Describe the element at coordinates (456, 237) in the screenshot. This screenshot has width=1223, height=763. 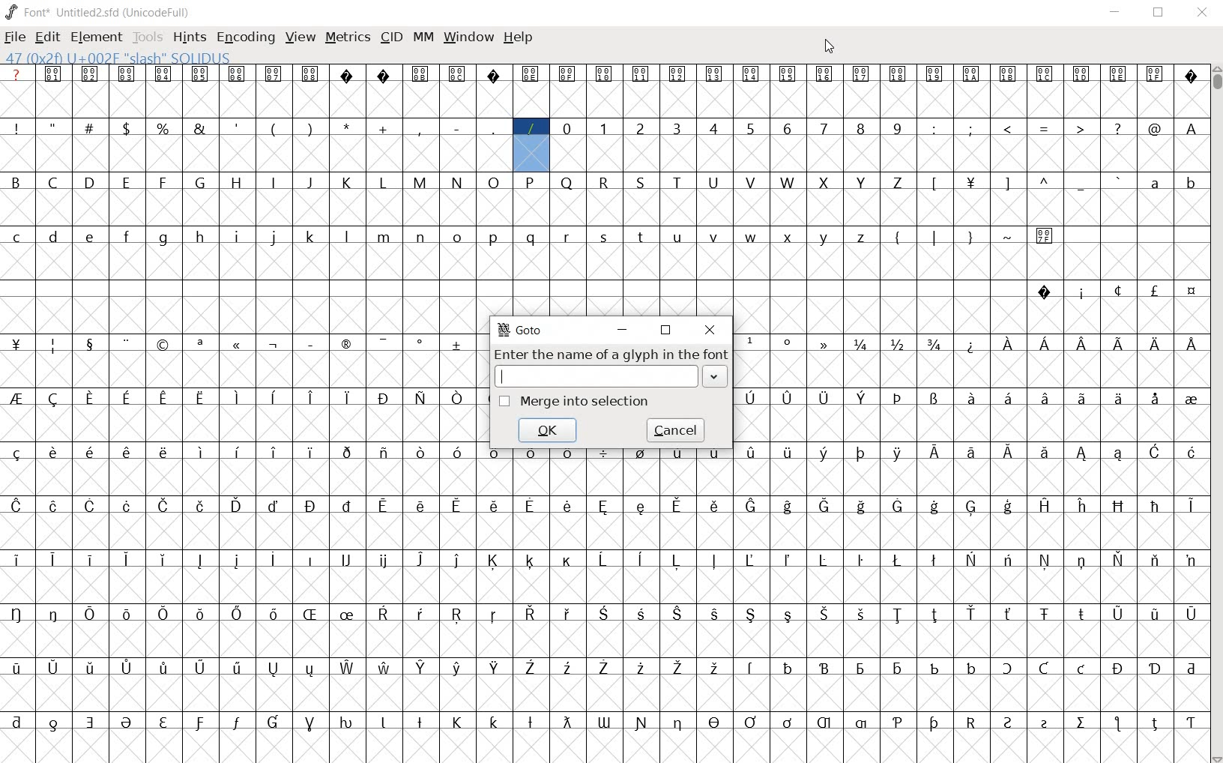
I see `glyph` at that location.